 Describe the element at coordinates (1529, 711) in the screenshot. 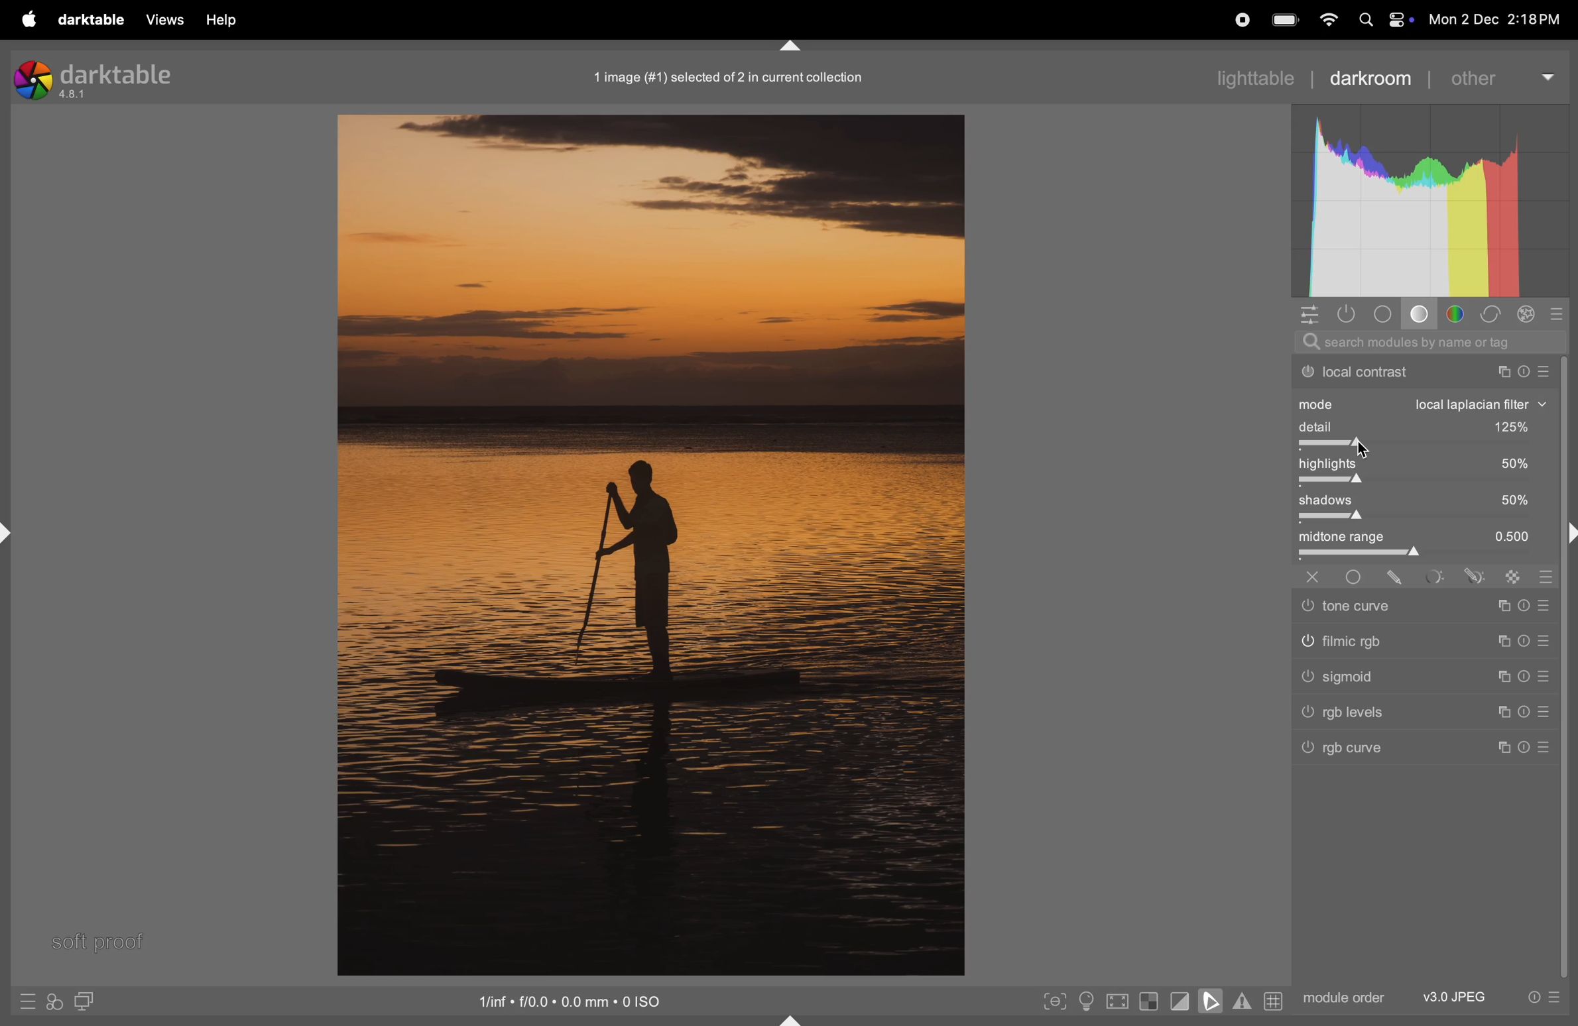

I see `sign ` at that location.